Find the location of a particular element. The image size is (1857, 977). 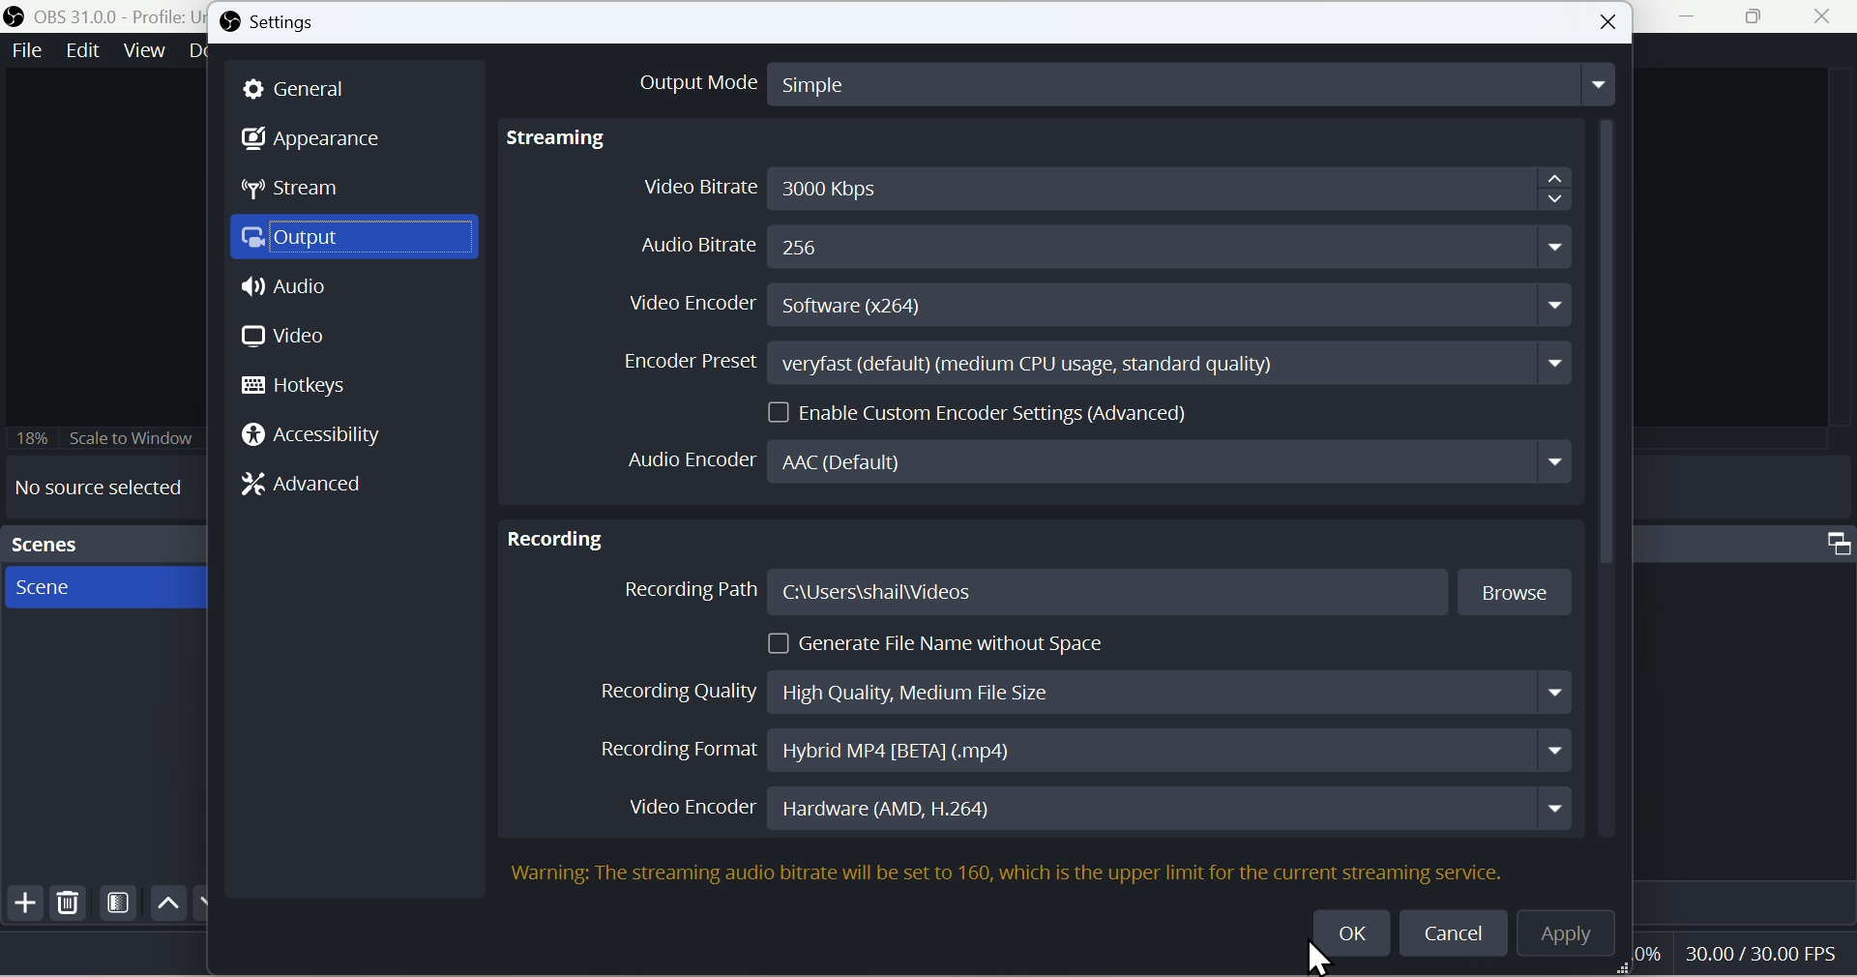

Output Mode is located at coordinates (1105, 81).